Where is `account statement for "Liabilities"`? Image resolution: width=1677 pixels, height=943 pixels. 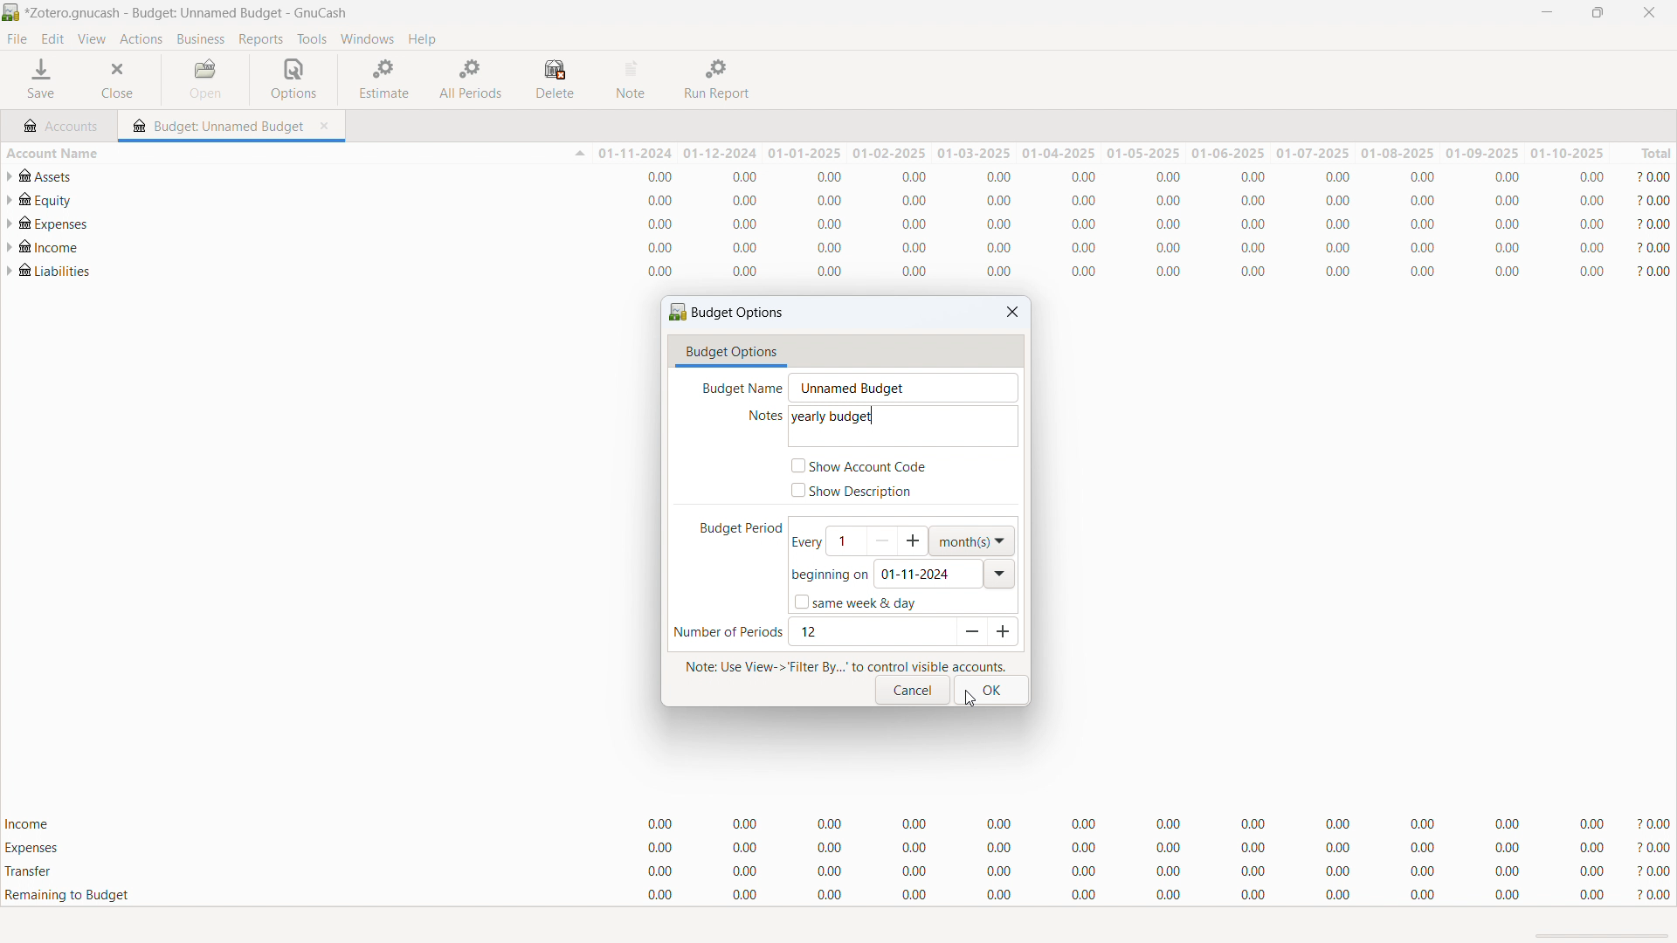 account statement for "Liabilities" is located at coordinates (848, 272).